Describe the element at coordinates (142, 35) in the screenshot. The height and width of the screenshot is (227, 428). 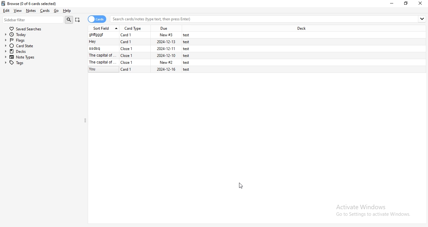
I see `File` at that location.